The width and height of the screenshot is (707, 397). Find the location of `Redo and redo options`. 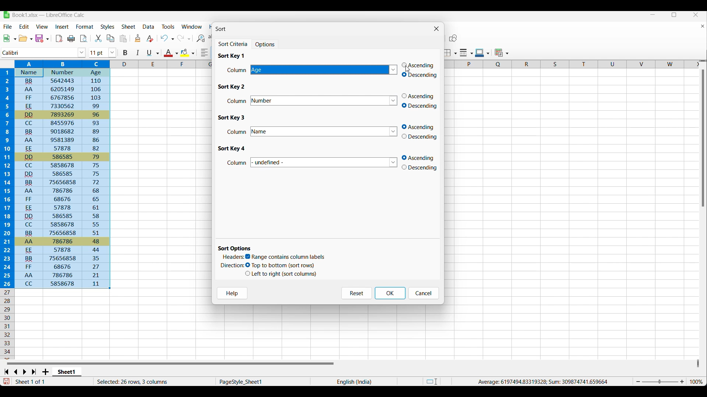

Redo and redo options is located at coordinates (184, 38).